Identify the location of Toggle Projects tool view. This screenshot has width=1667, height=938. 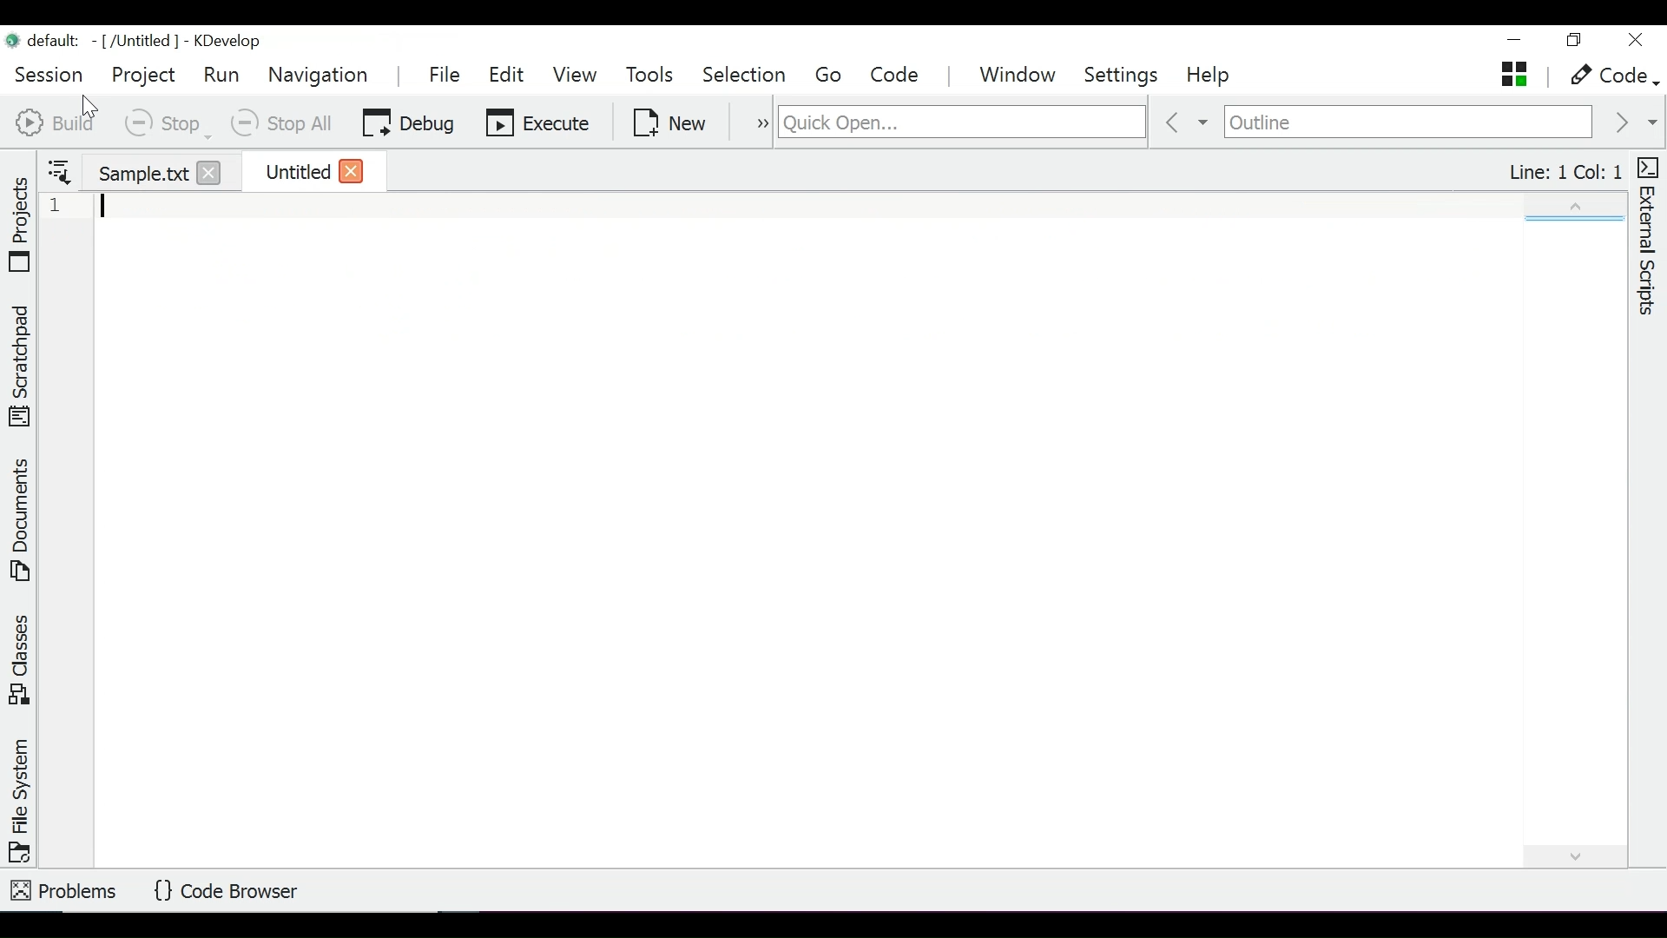
(22, 221).